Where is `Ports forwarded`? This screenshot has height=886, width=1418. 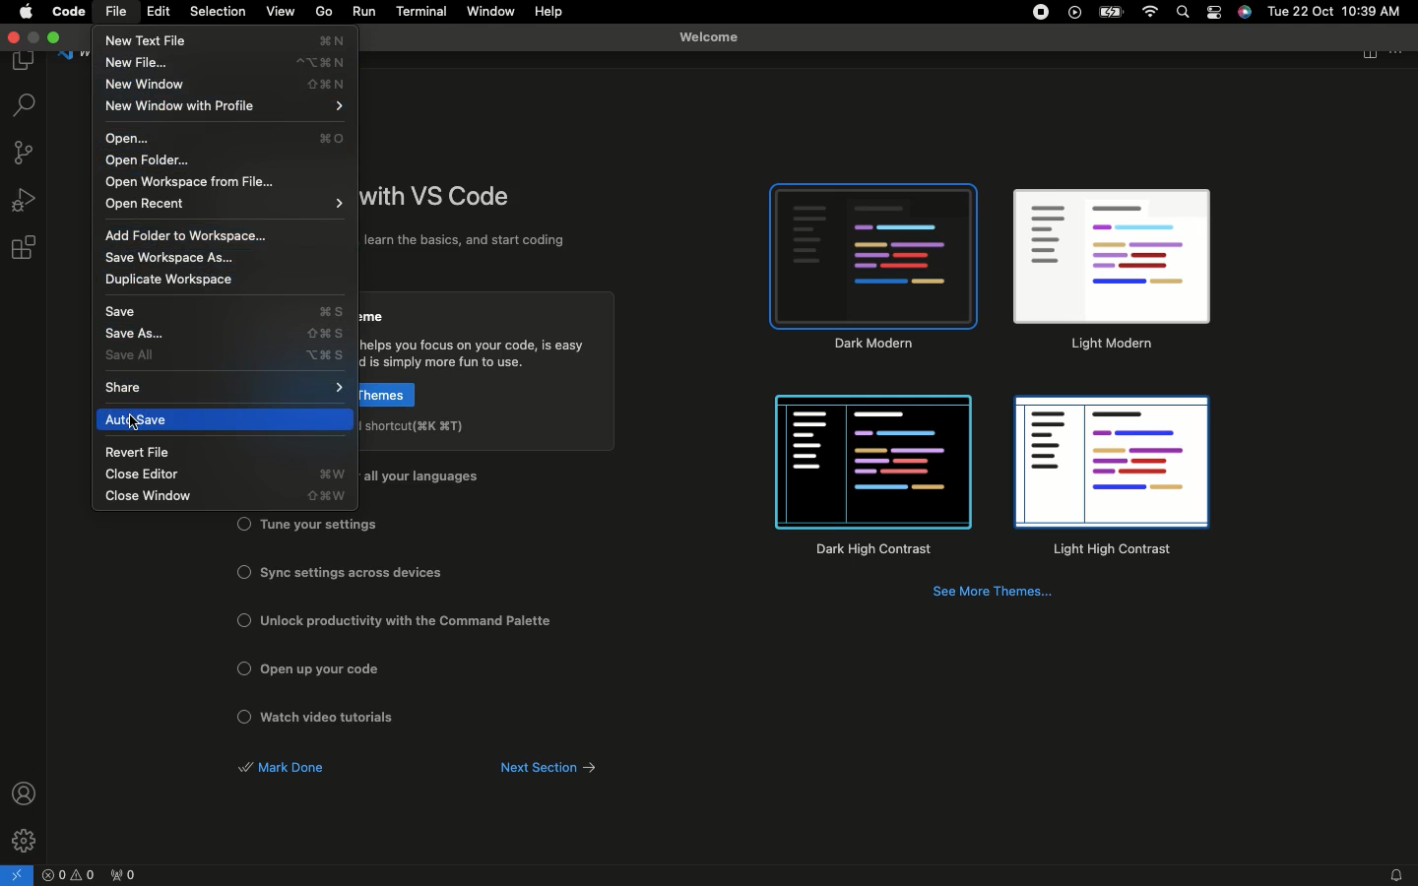 Ports forwarded is located at coordinates (128, 876).